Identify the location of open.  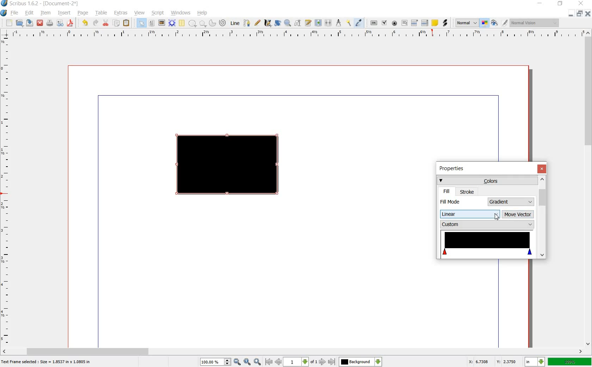
(20, 23).